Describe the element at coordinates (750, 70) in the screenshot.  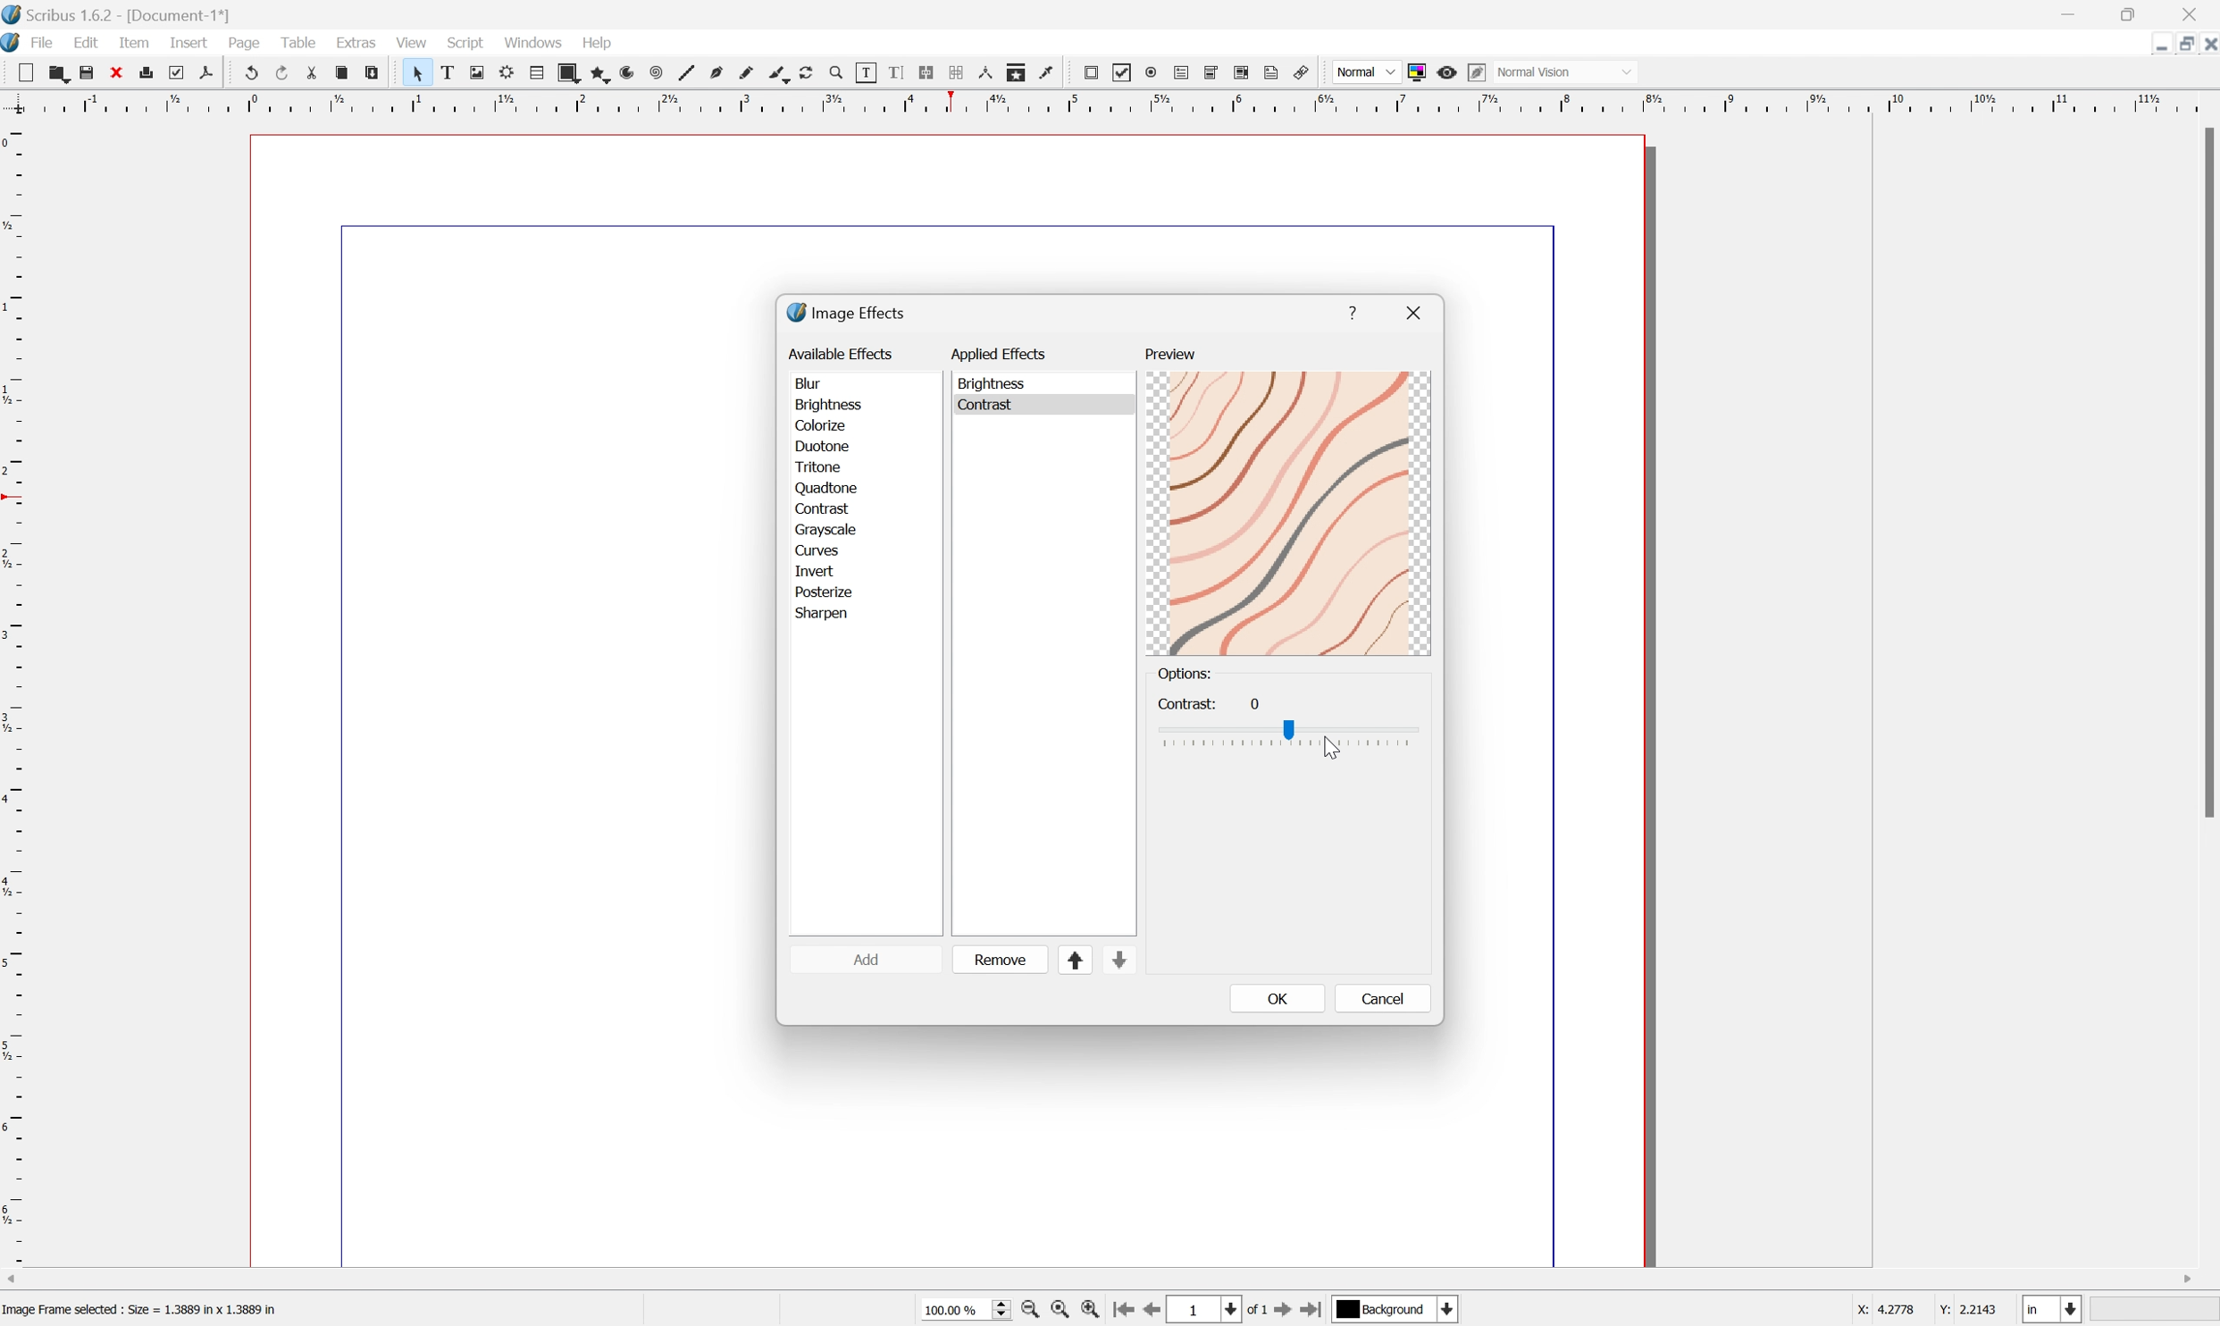
I see `Freehand line` at that location.